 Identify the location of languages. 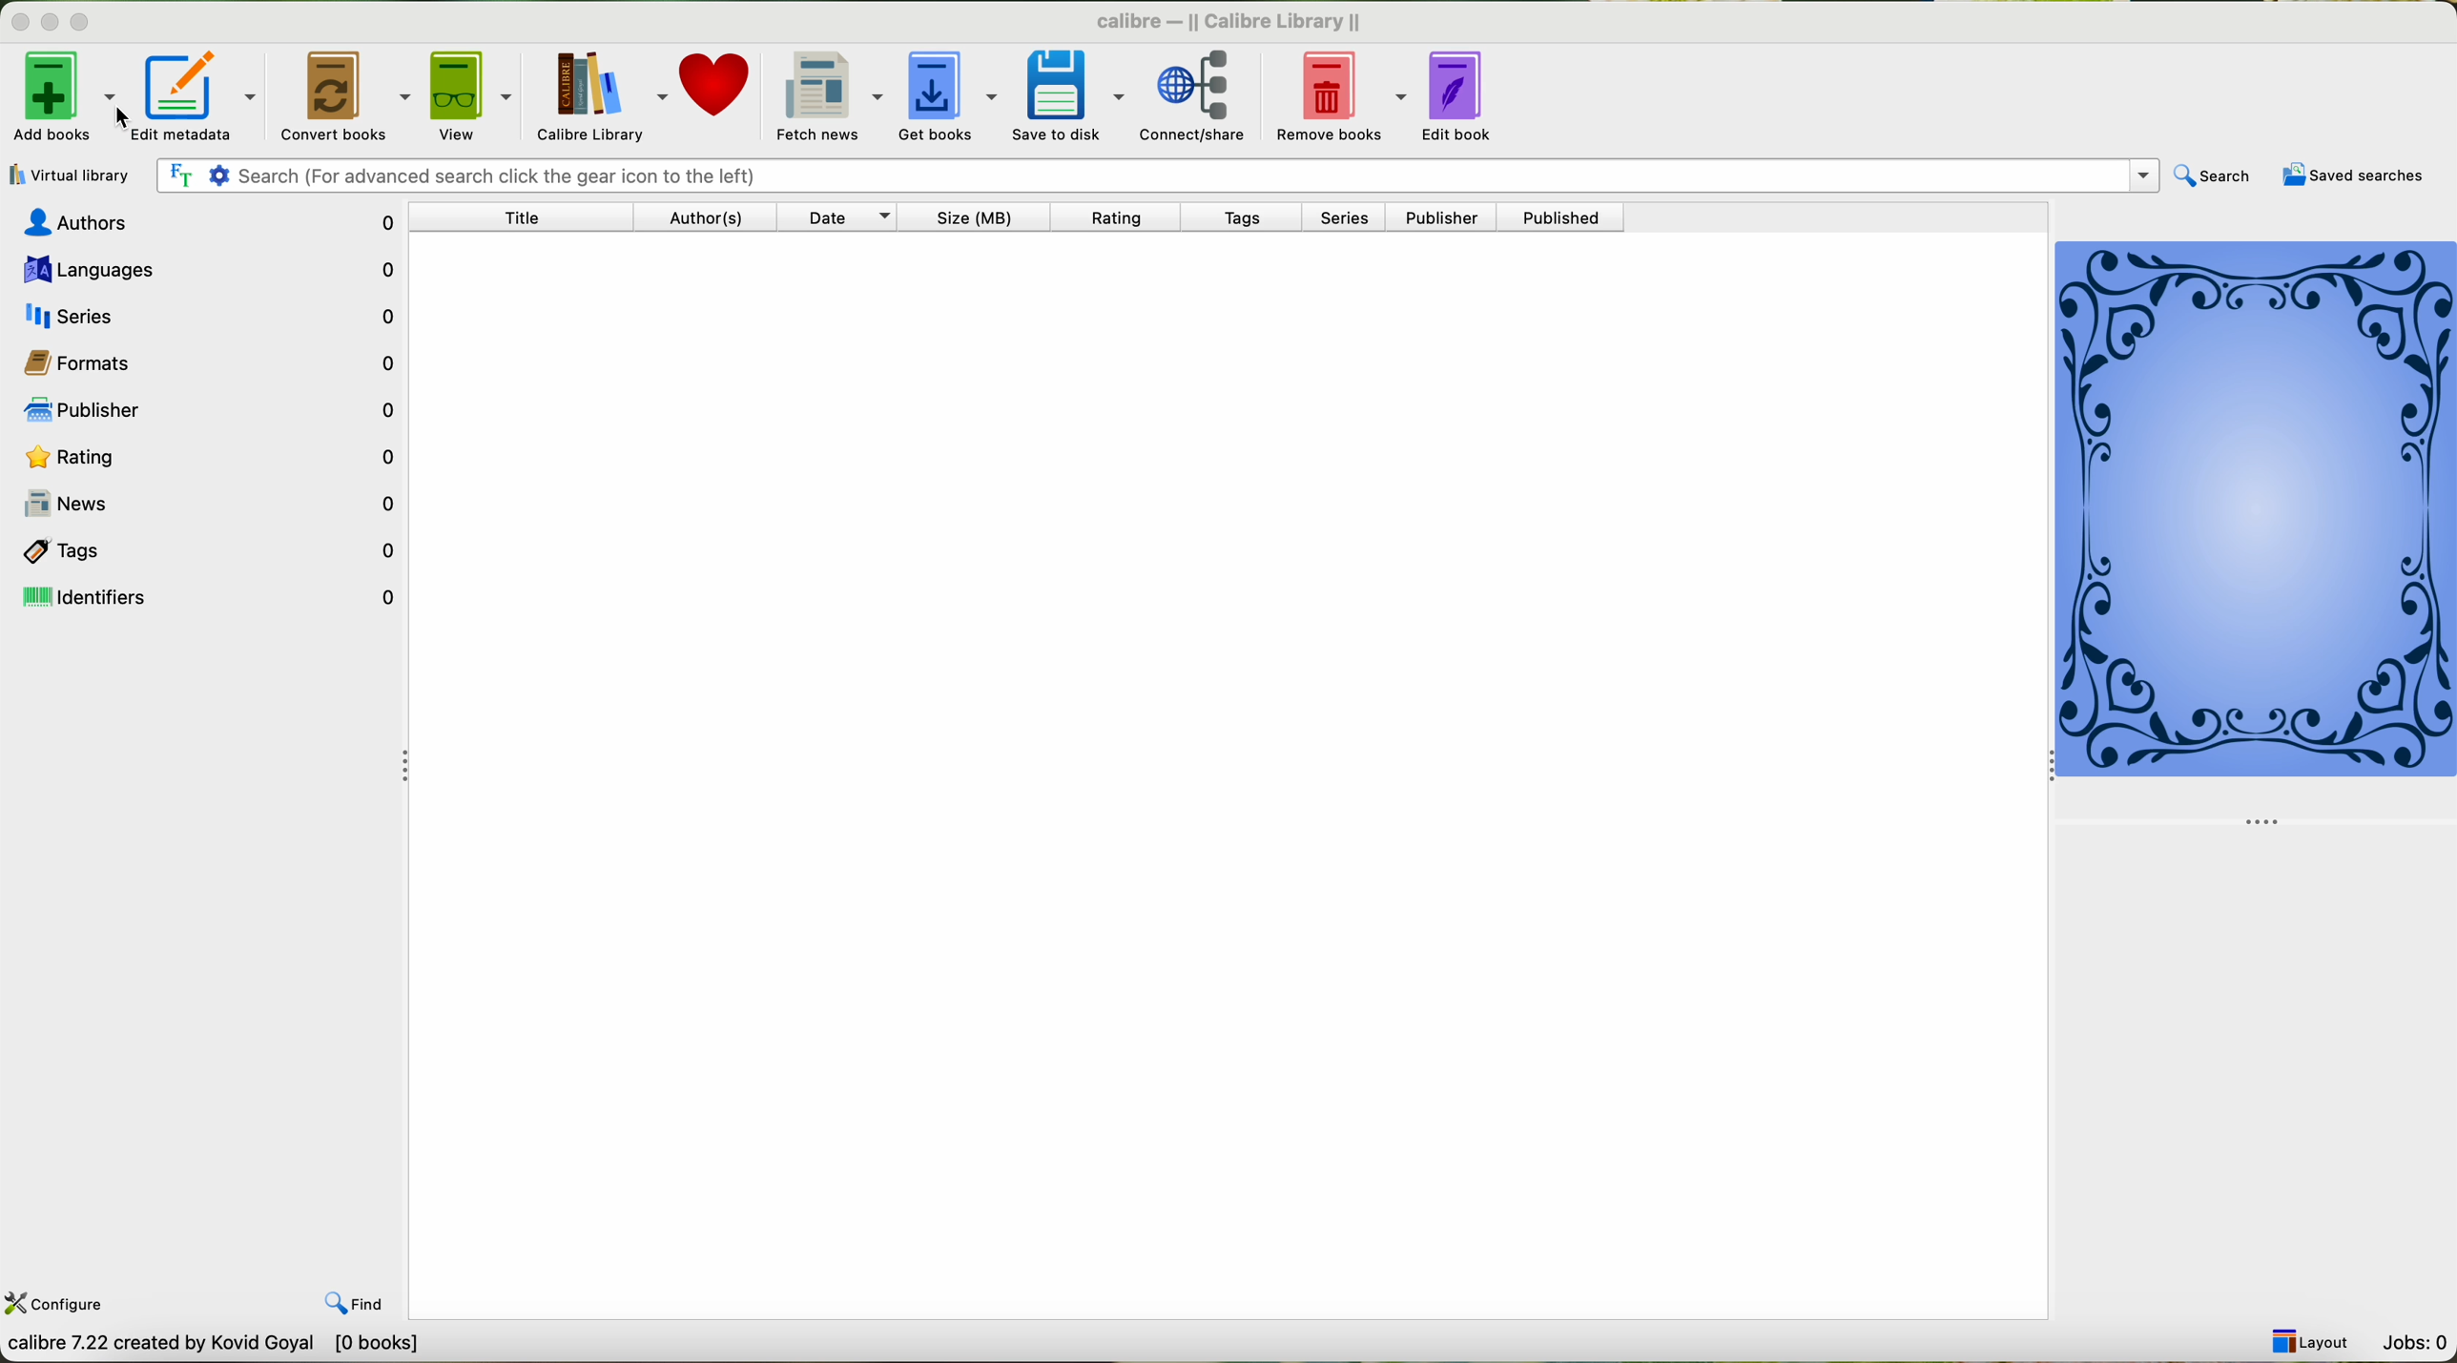
(203, 270).